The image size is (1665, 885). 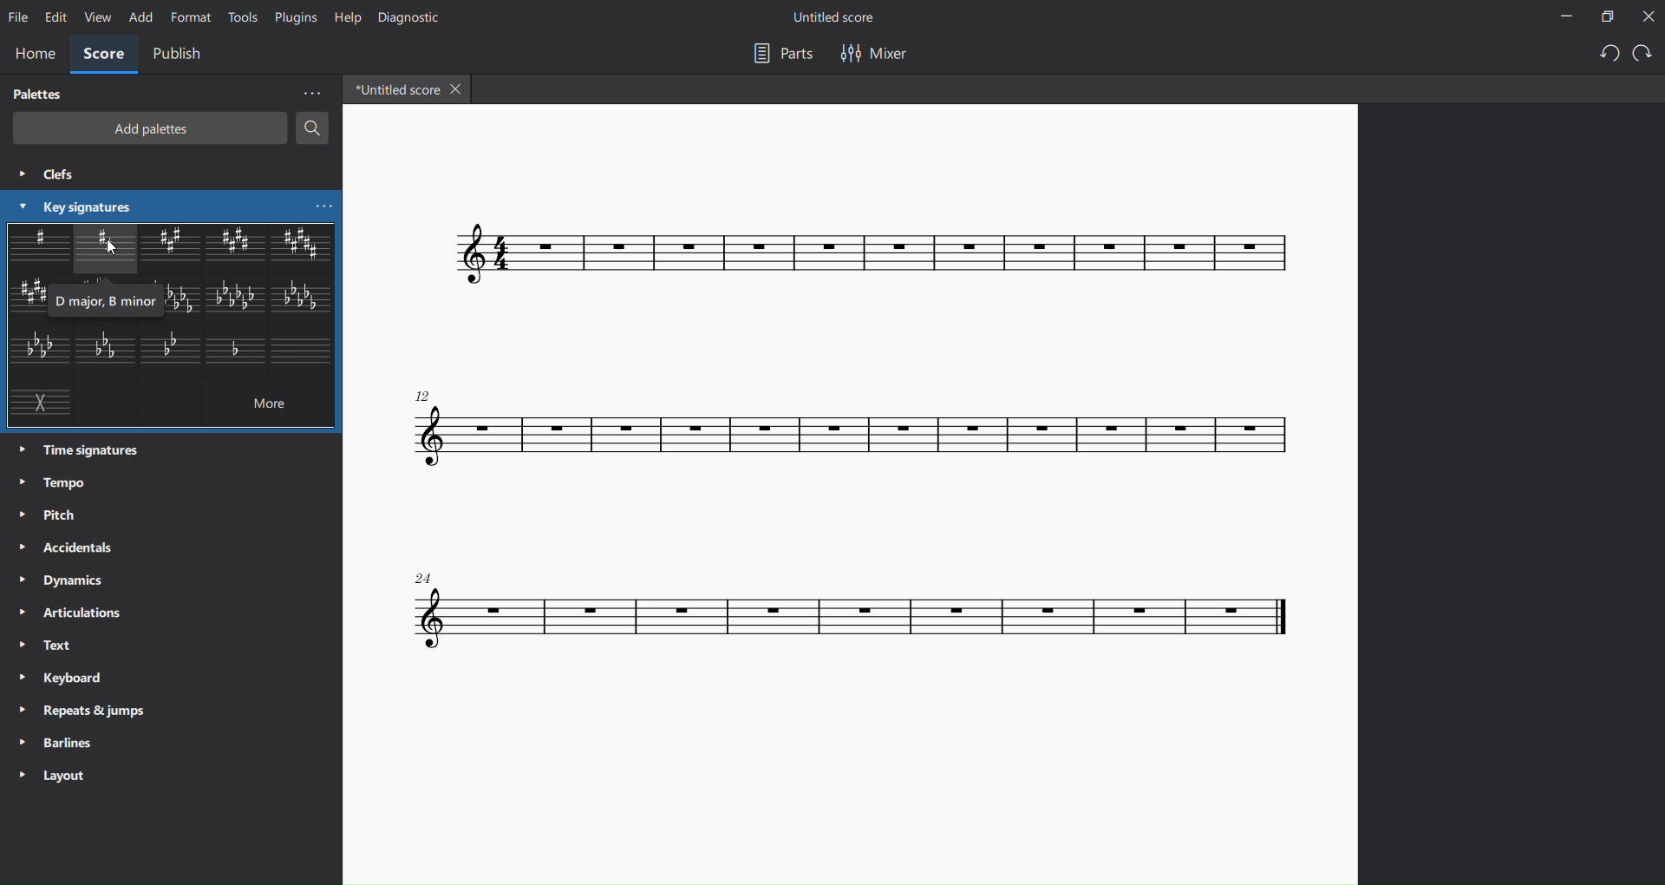 I want to click on mixer, so click(x=886, y=53).